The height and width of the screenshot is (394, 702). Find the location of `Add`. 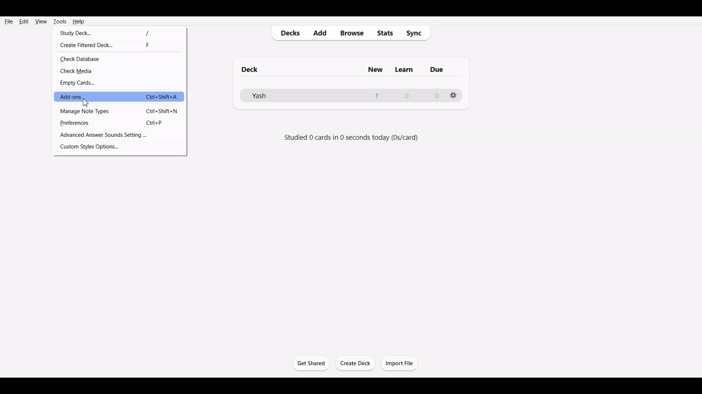

Add is located at coordinates (322, 33).